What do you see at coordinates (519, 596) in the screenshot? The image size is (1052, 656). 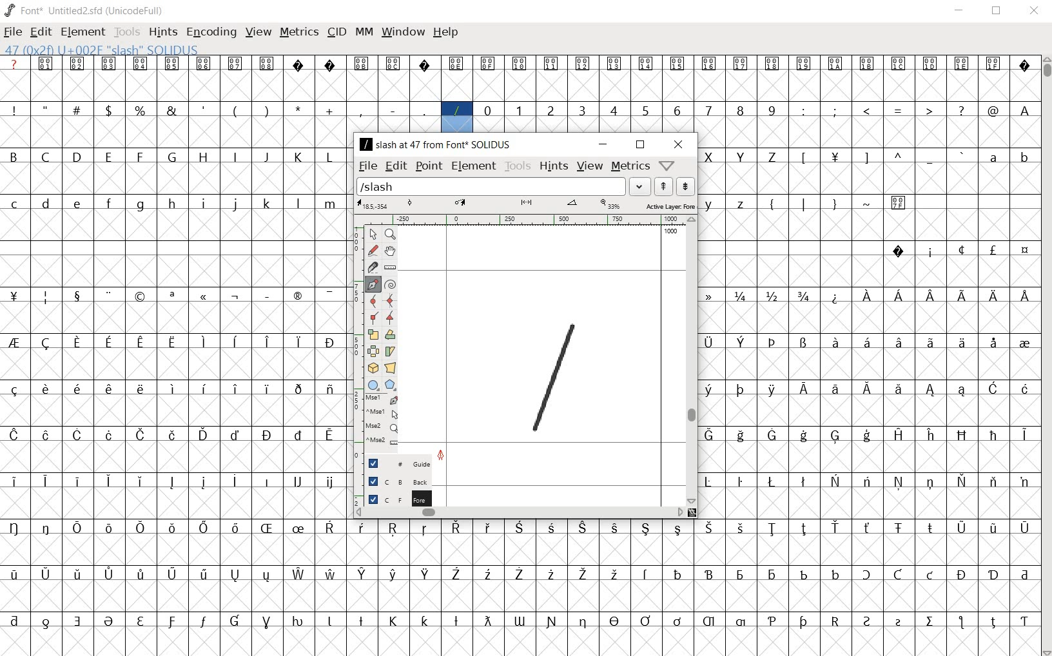 I see `empty cells` at bounding box center [519, 596].